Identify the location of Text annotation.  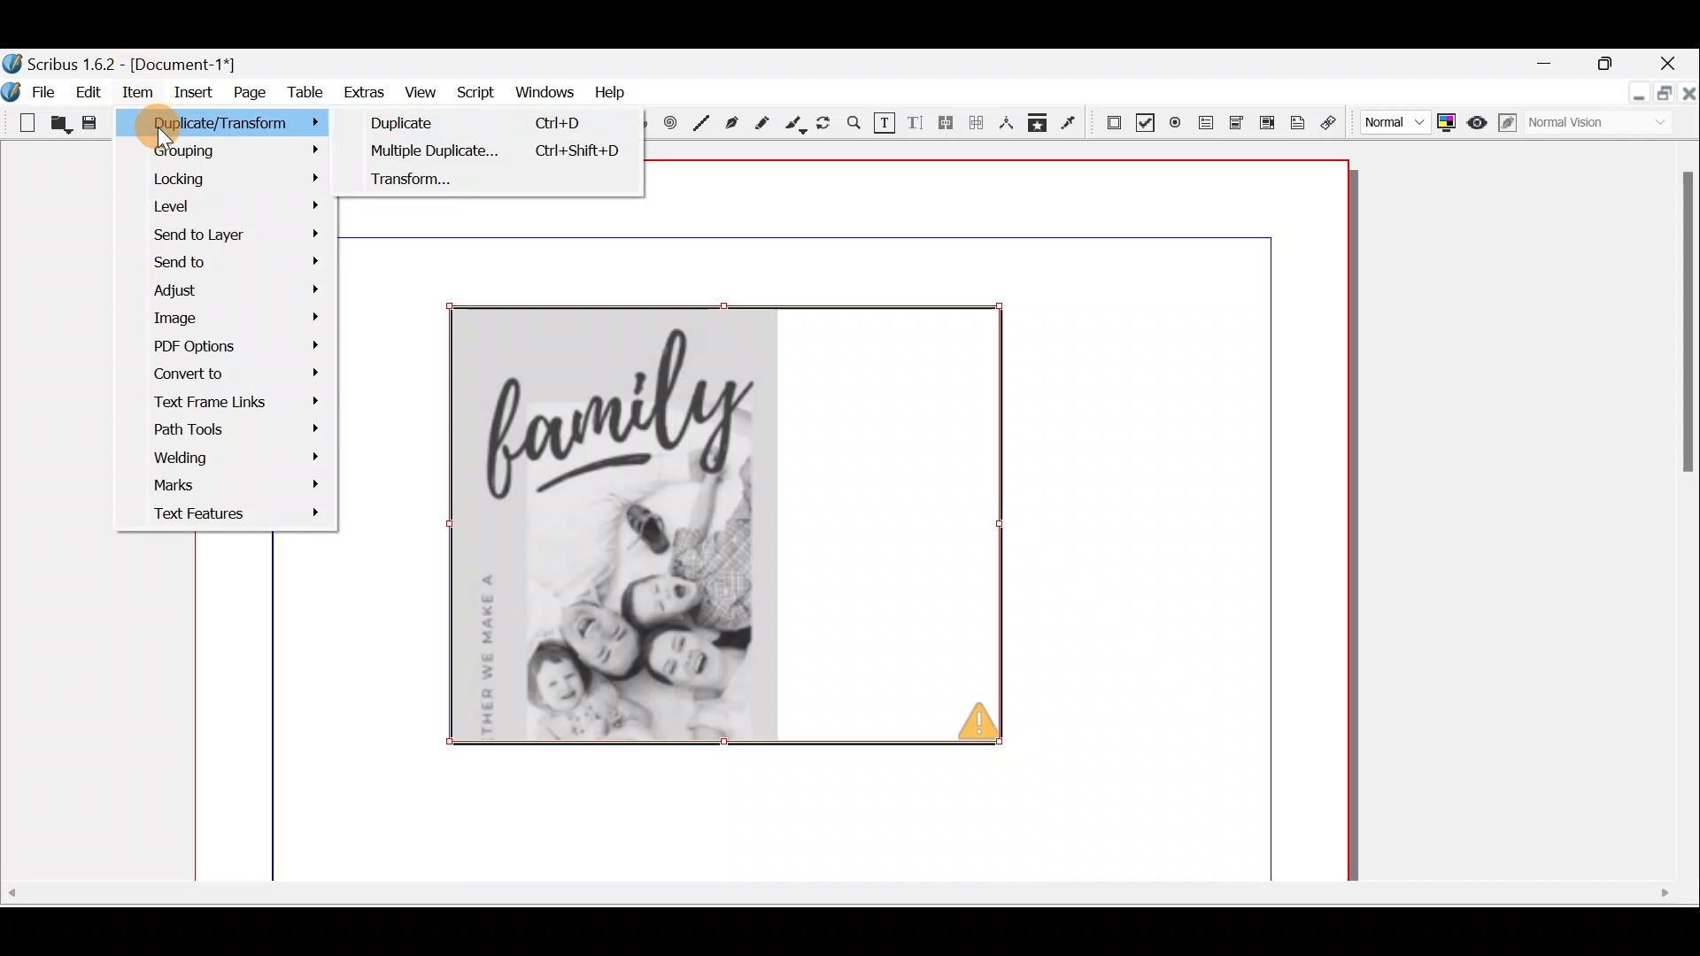
(1301, 121).